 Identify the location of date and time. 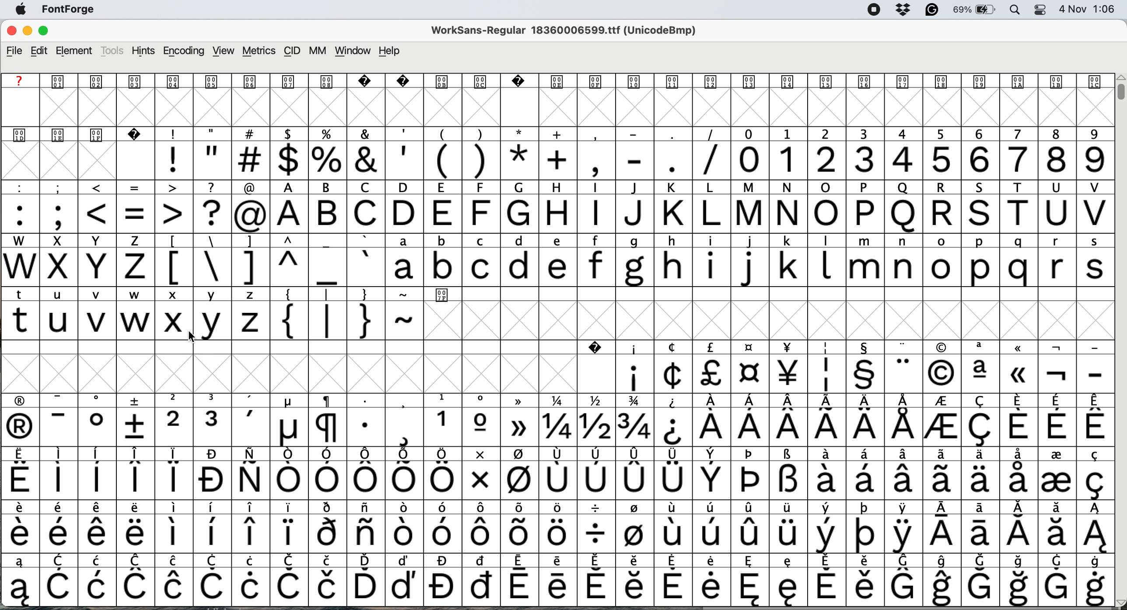
(1088, 9).